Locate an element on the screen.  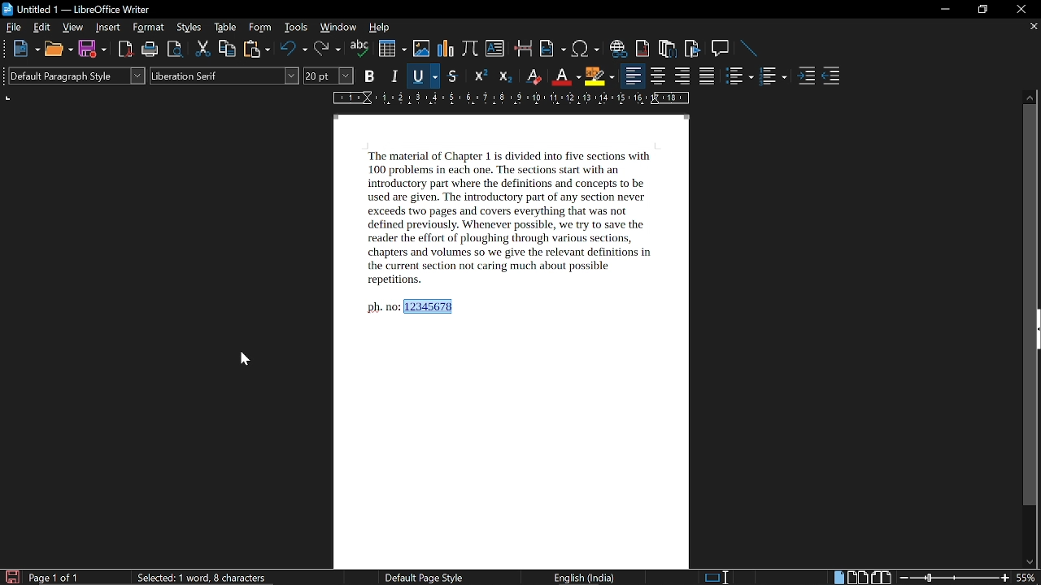
minimize is located at coordinates (945, 10).